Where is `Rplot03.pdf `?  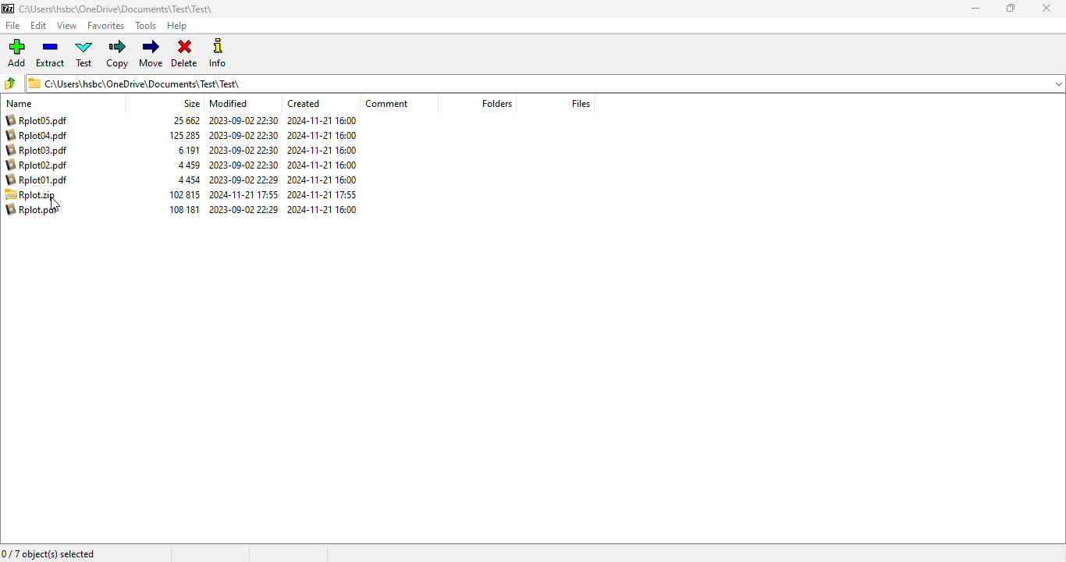 Rplot03.pdf  is located at coordinates (39, 149).